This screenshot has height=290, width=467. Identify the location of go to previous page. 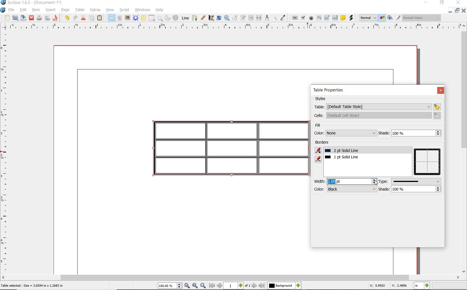
(220, 286).